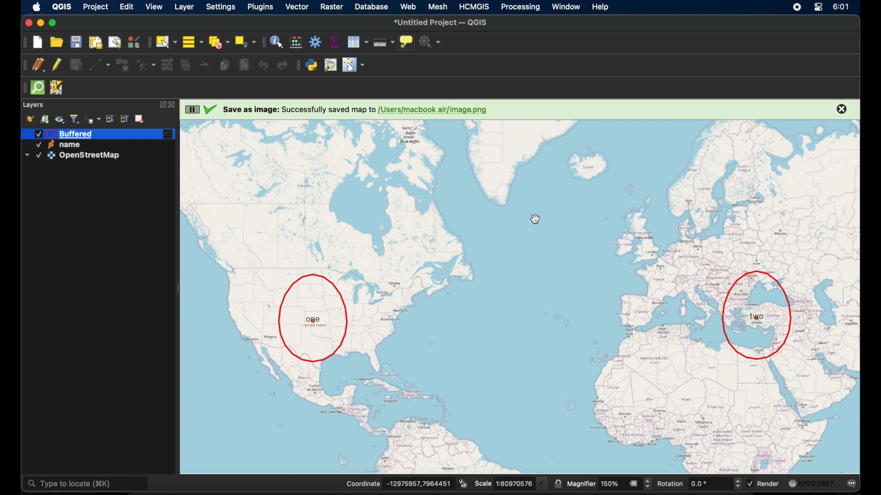  What do you see at coordinates (332, 6) in the screenshot?
I see `raster` at bounding box center [332, 6].